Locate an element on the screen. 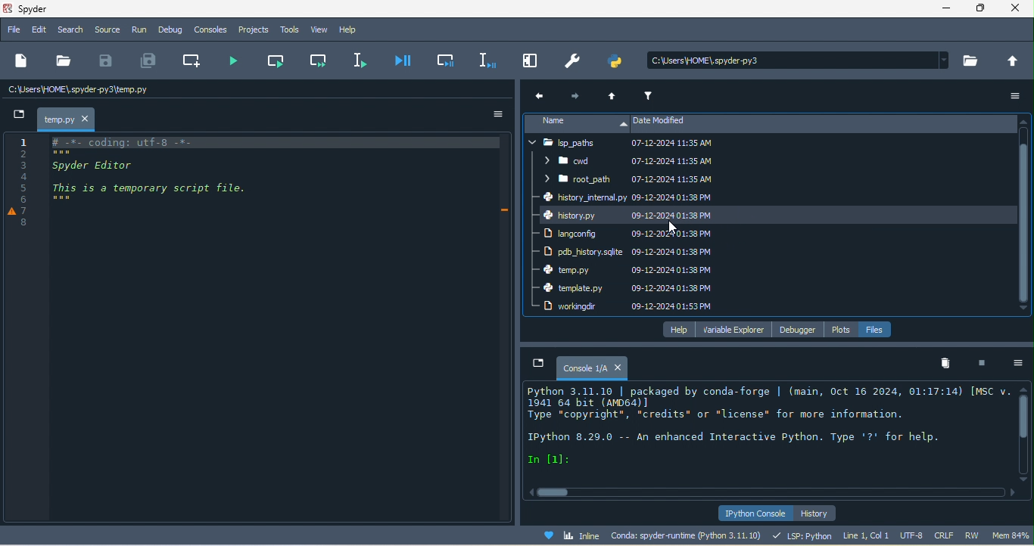  console is located at coordinates (208, 29).